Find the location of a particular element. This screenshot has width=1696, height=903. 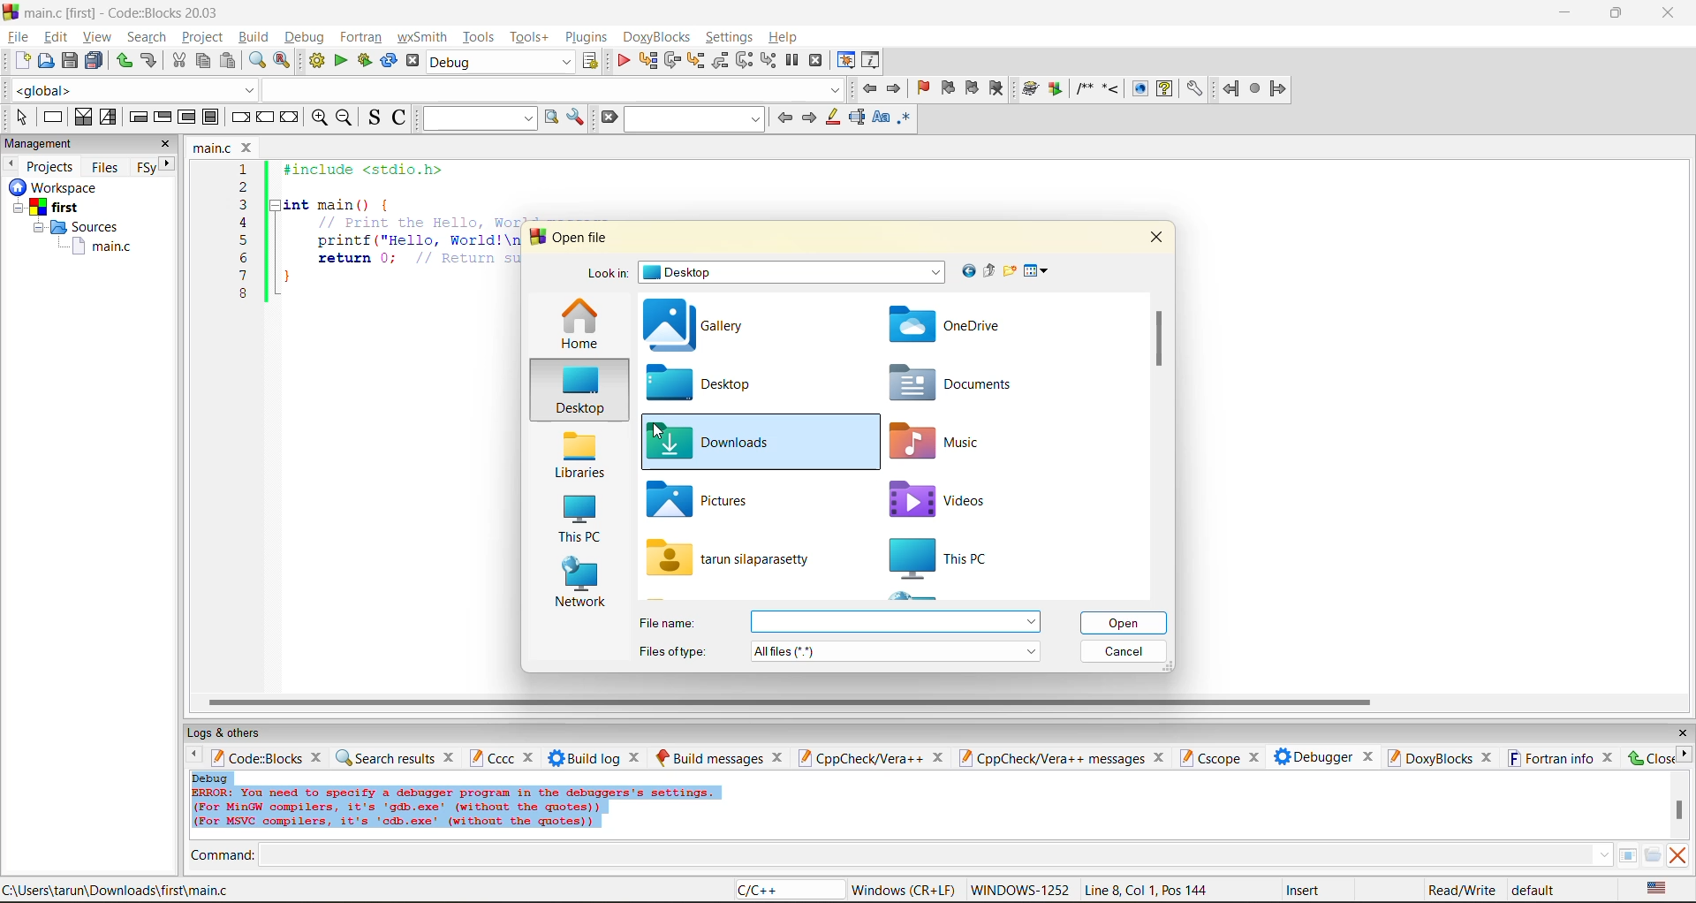

first project is located at coordinates (49, 208).